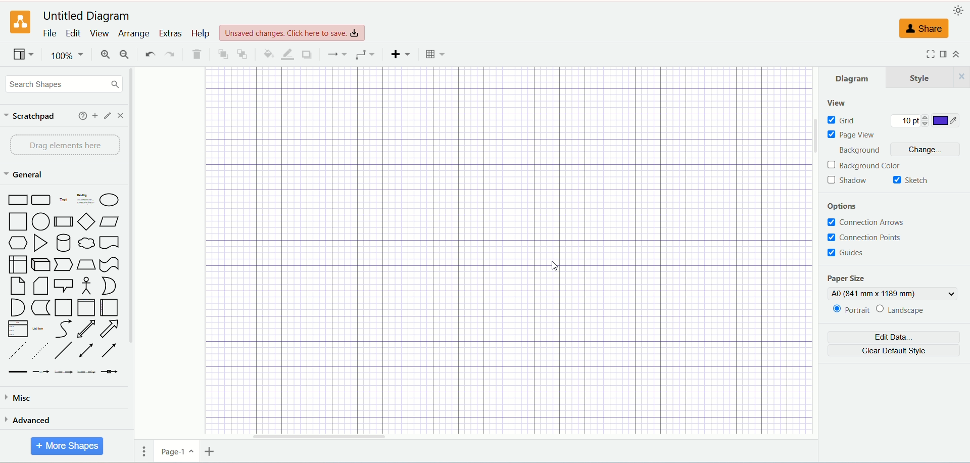 This screenshot has height=463, width=970. Describe the element at coordinates (929, 54) in the screenshot. I see `fullscreen` at that location.